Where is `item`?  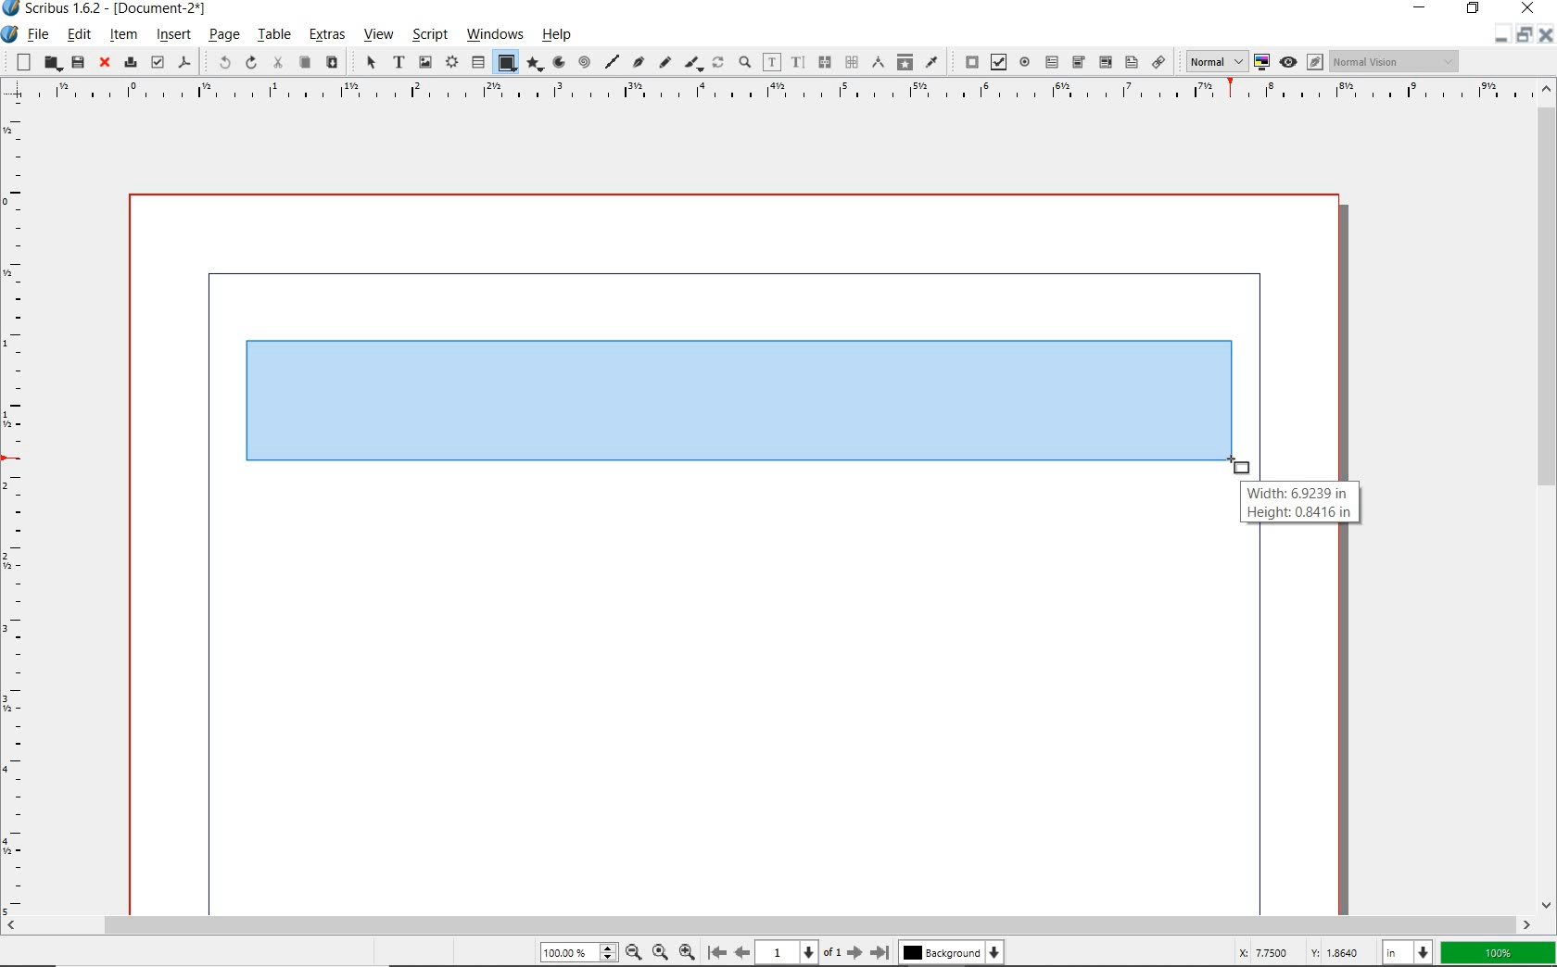 item is located at coordinates (124, 35).